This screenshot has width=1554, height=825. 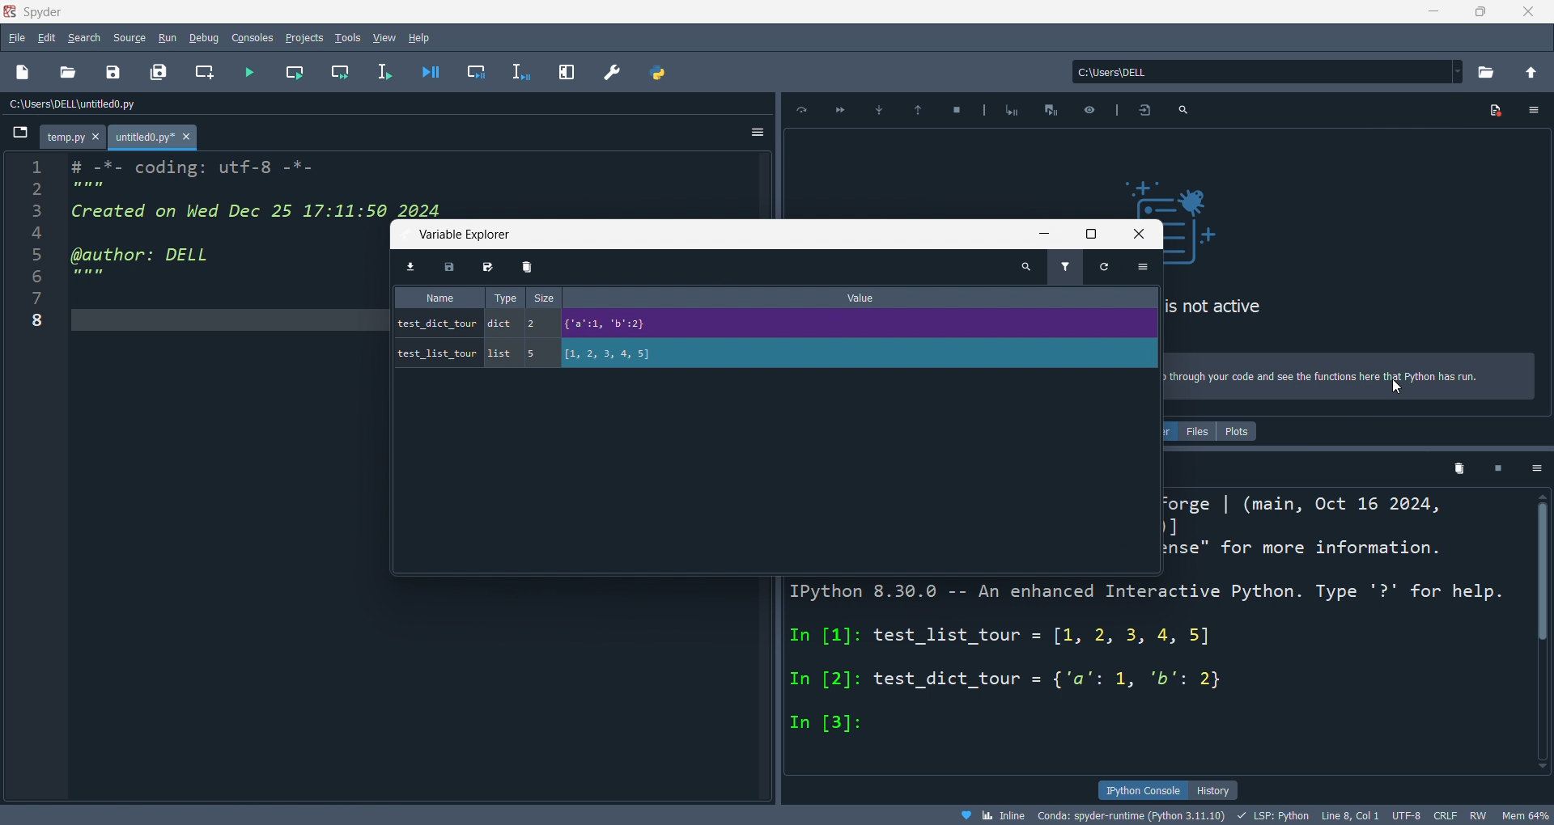 I want to click on delete, so click(x=532, y=269).